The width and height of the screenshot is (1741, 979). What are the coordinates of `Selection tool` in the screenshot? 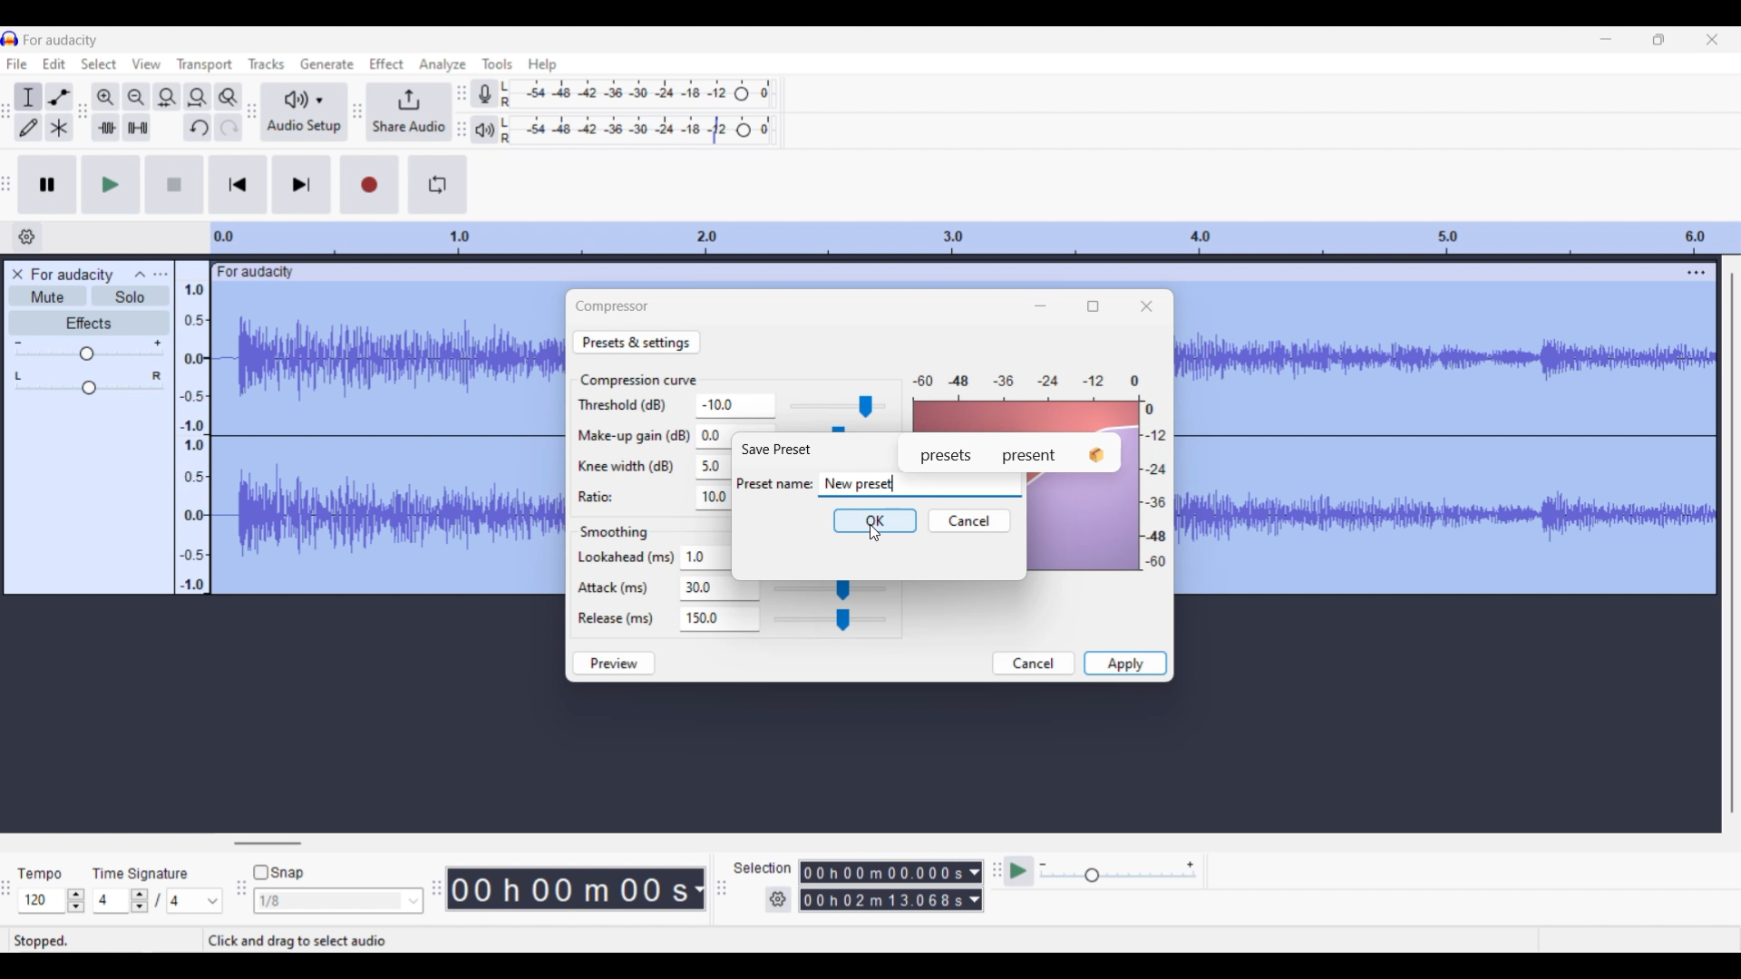 It's located at (29, 97).